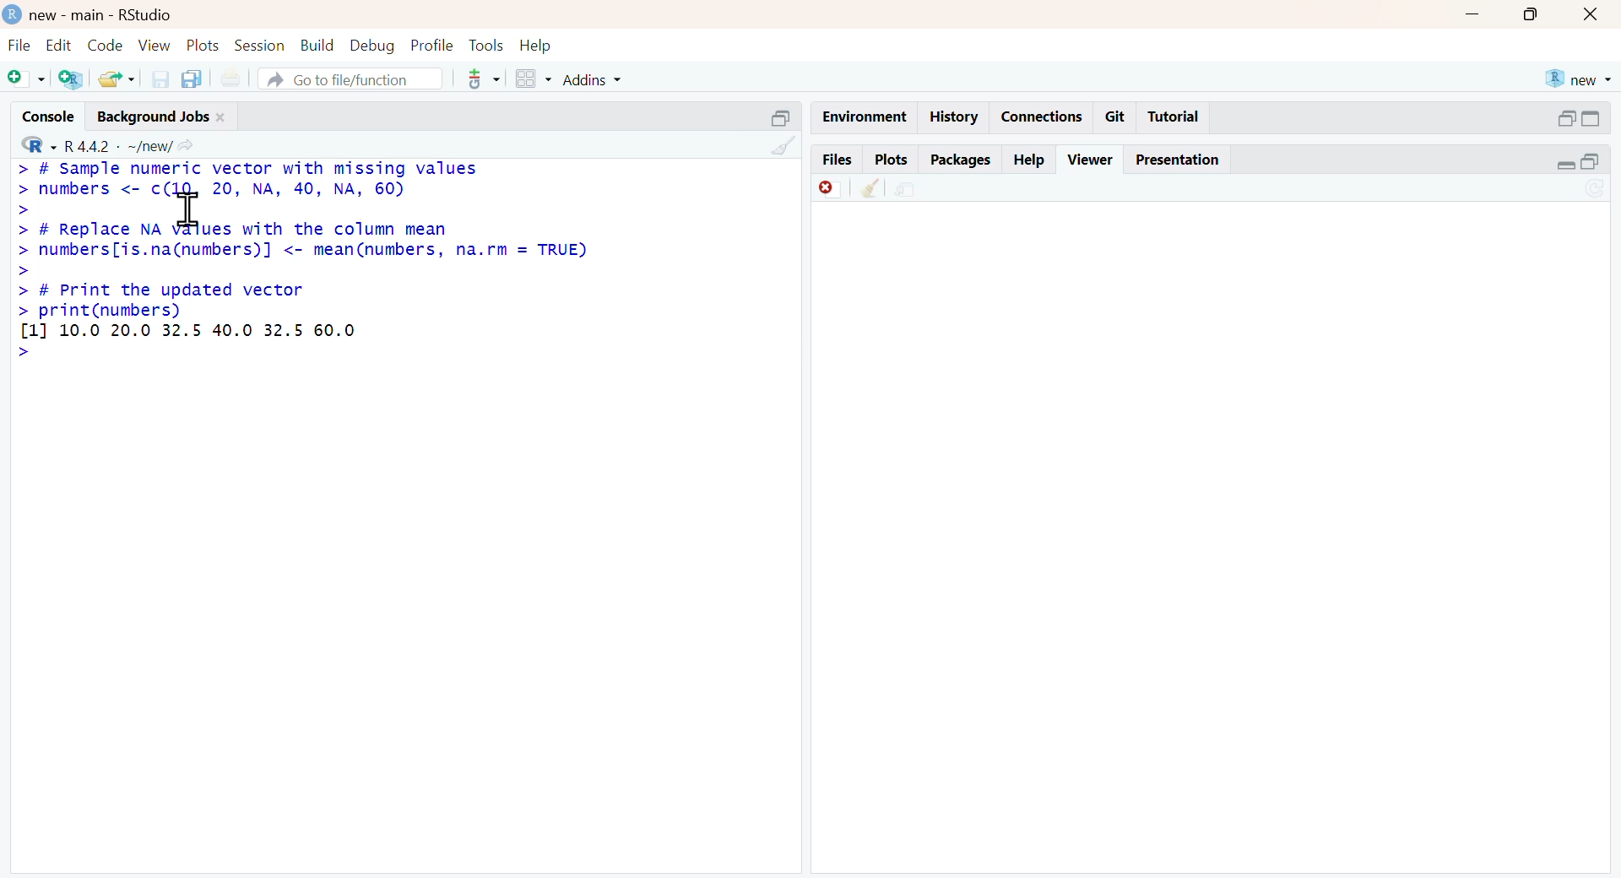 Image resolution: width=1621 pixels, height=878 pixels. I want to click on help, so click(1030, 161).